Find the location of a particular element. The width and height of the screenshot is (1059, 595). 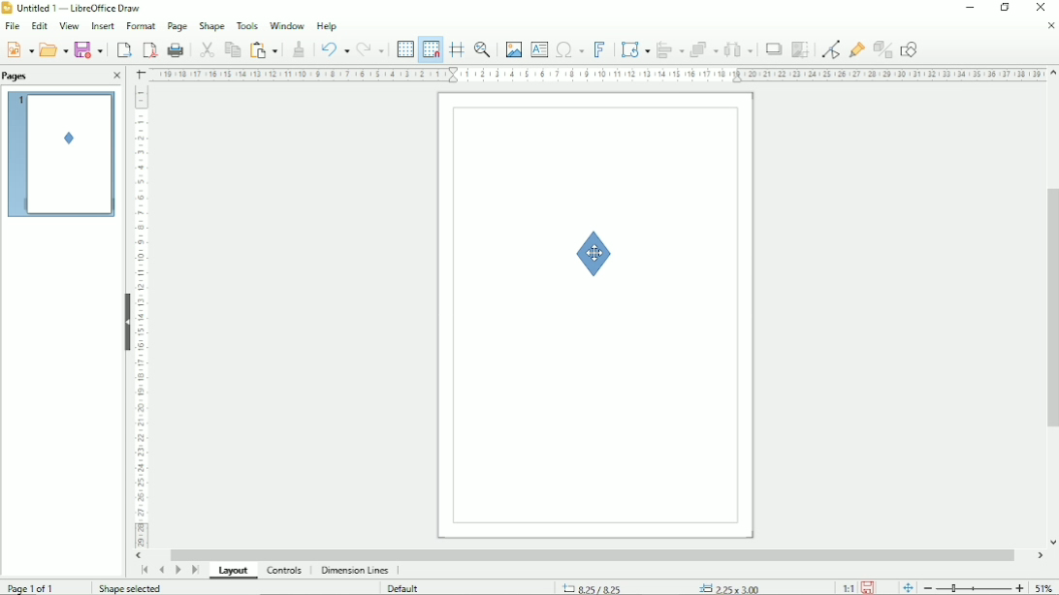

Scroll to previous page is located at coordinates (161, 570).